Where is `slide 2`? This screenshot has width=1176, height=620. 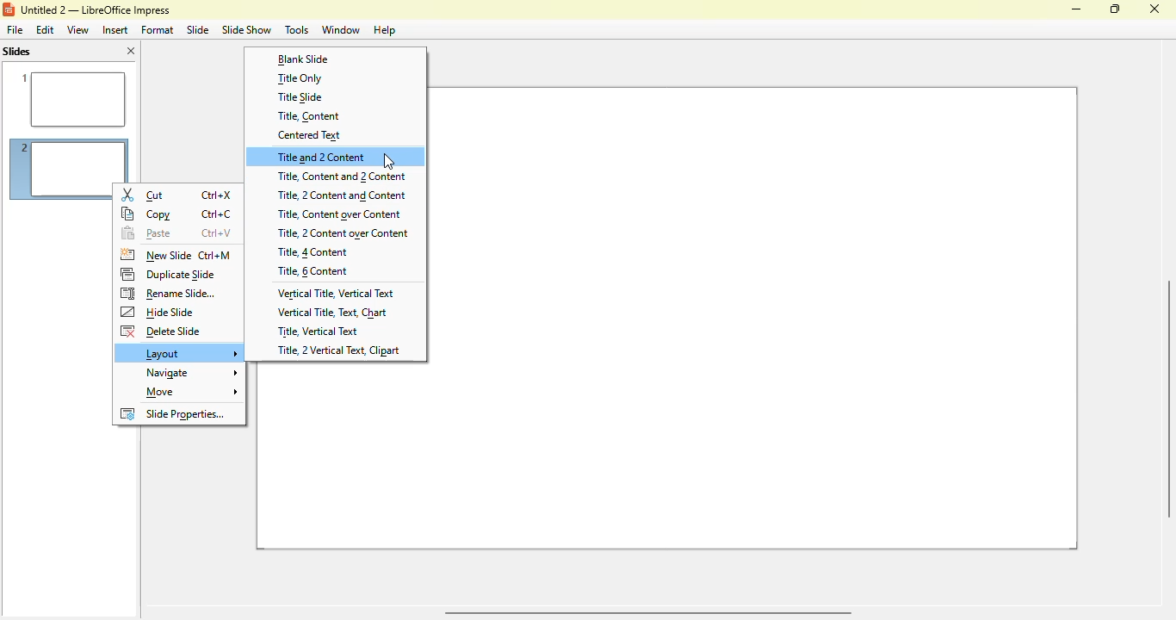 slide 2 is located at coordinates (755, 319).